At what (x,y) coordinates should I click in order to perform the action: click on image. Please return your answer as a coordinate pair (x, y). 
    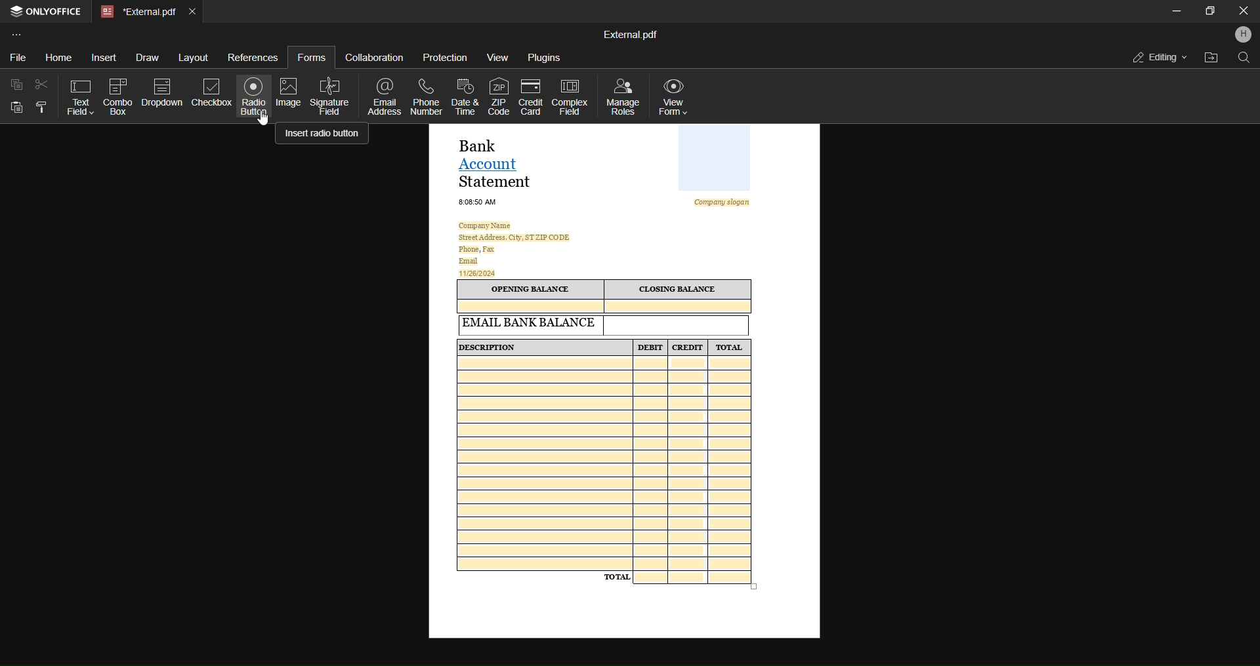
    Looking at the image, I should click on (289, 92).